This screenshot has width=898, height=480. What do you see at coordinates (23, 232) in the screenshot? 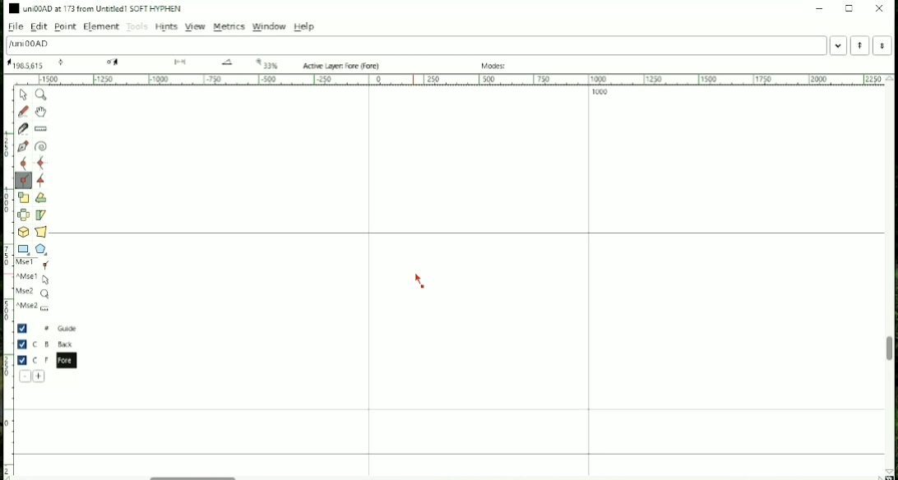
I see `Rotate the selection in 3D and project back to plane` at bounding box center [23, 232].